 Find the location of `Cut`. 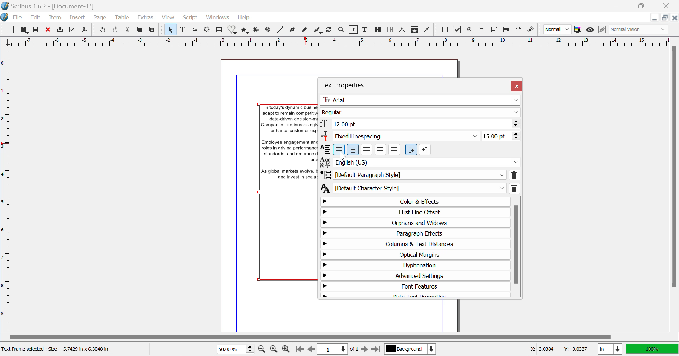

Cut is located at coordinates (129, 30).